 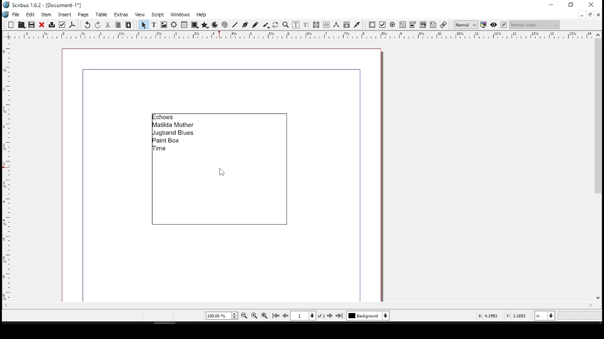 What do you see at coordinates (194, 24) in the screenshot?
I see `shape` at bounding box center [194, 24].